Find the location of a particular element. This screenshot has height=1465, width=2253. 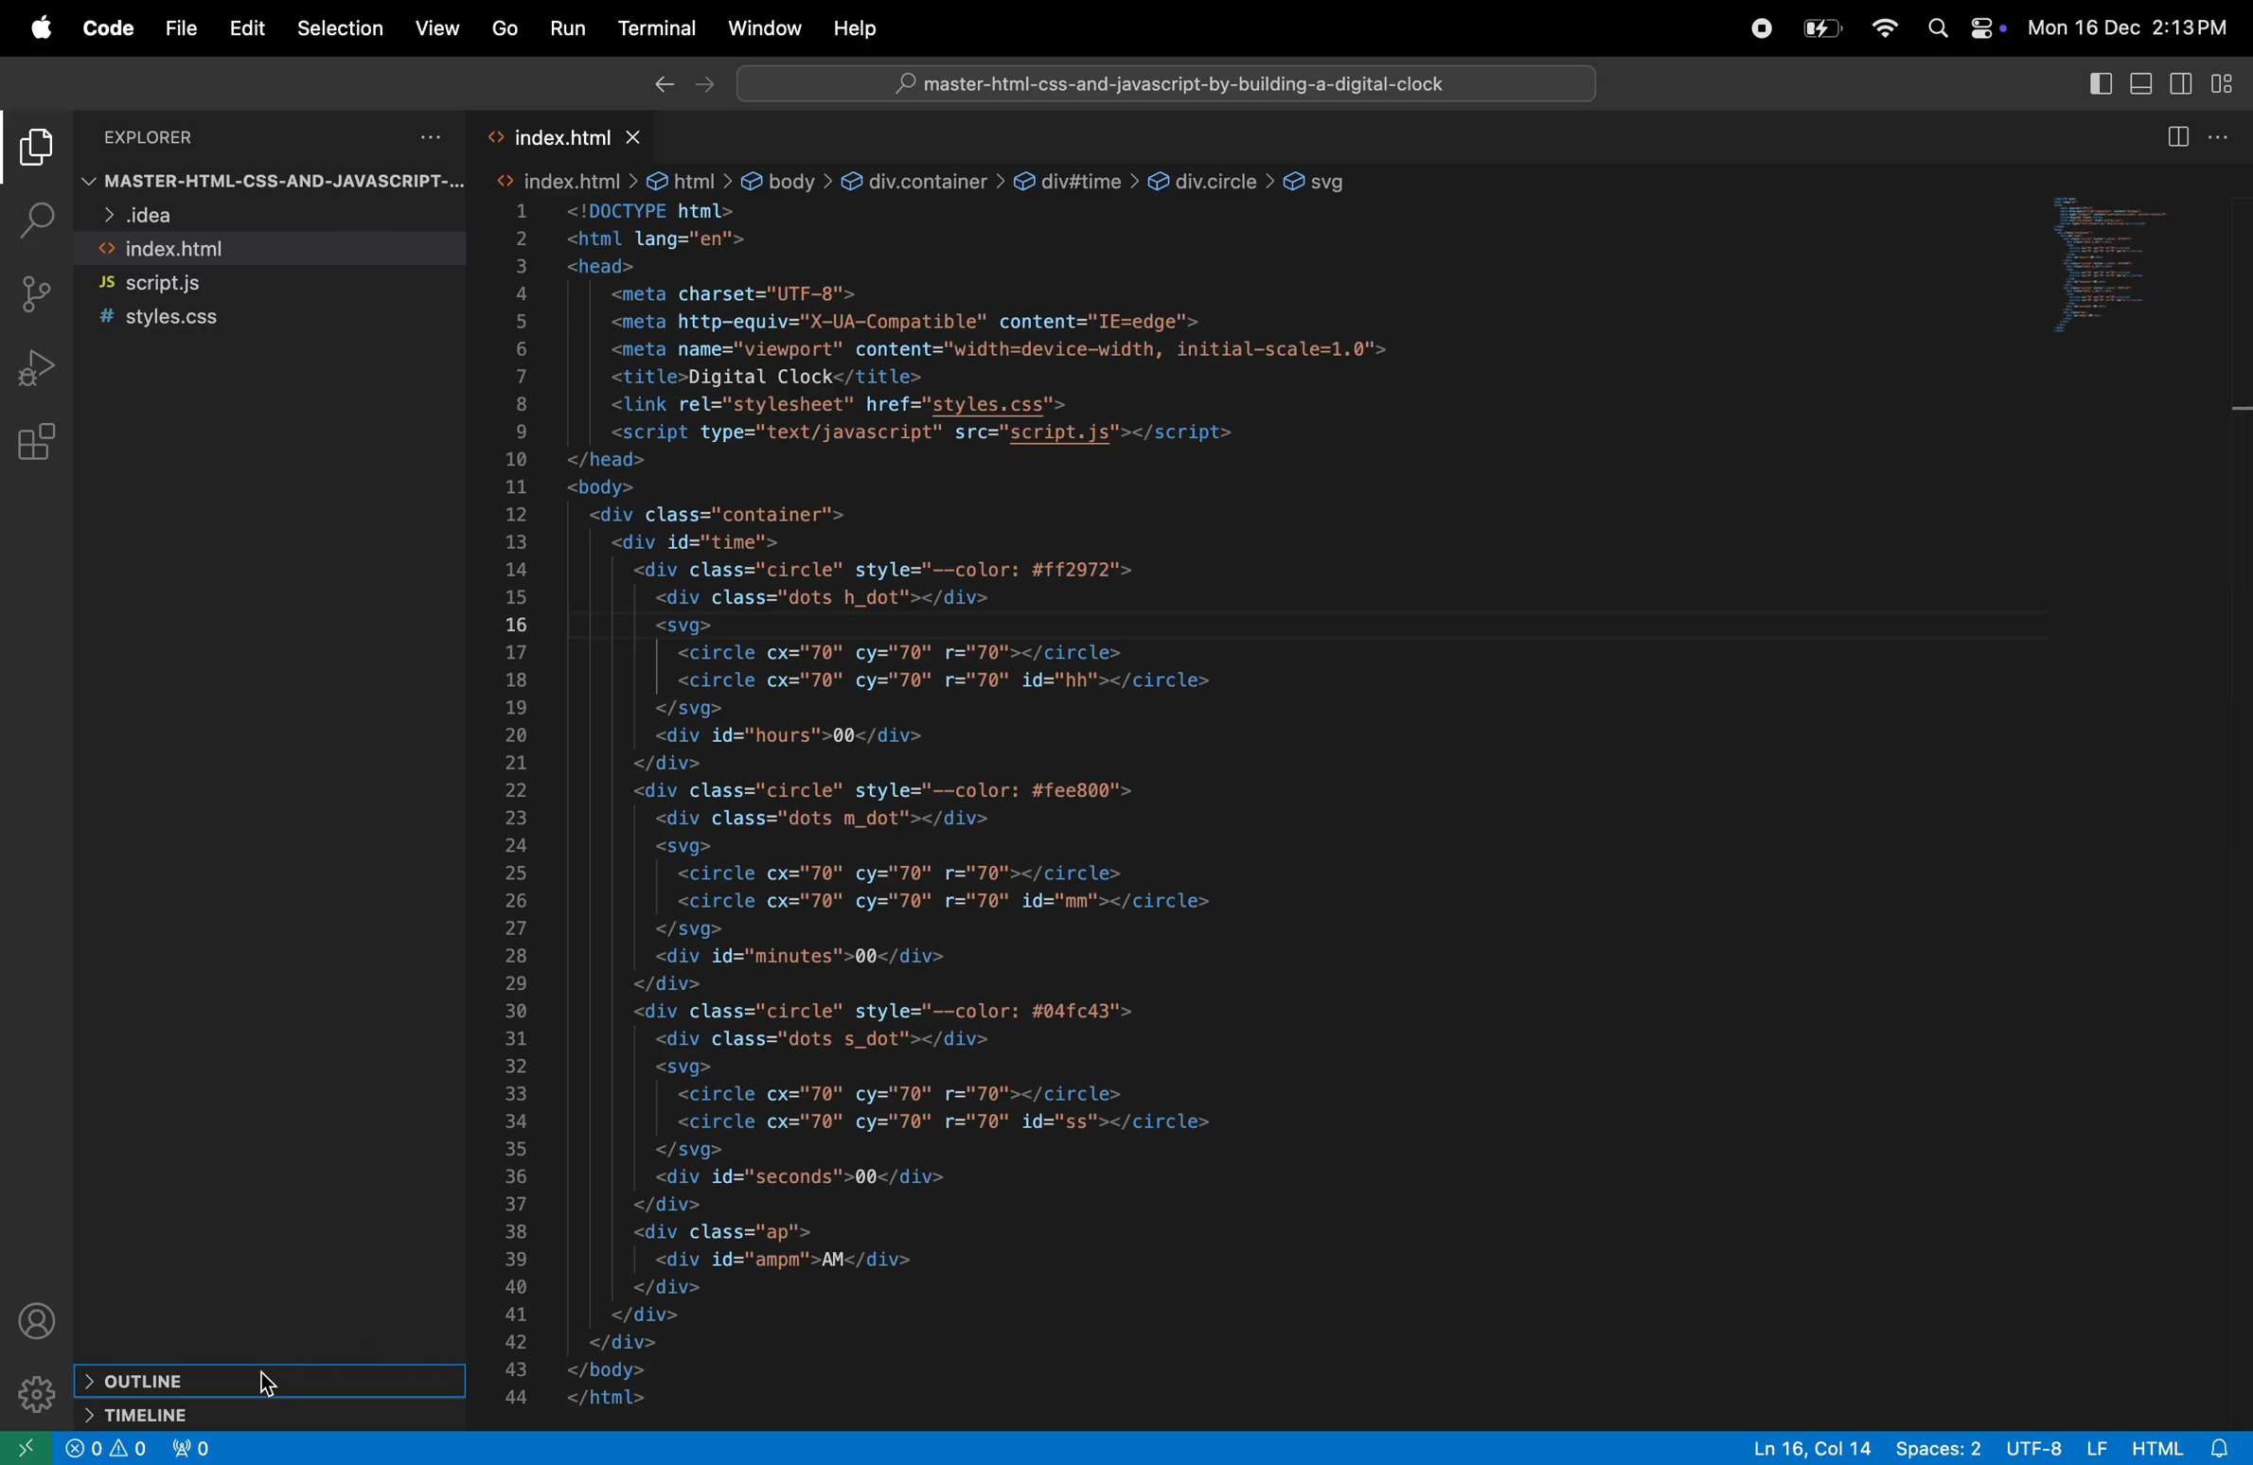

outline is located at coordinates (264, 1380).